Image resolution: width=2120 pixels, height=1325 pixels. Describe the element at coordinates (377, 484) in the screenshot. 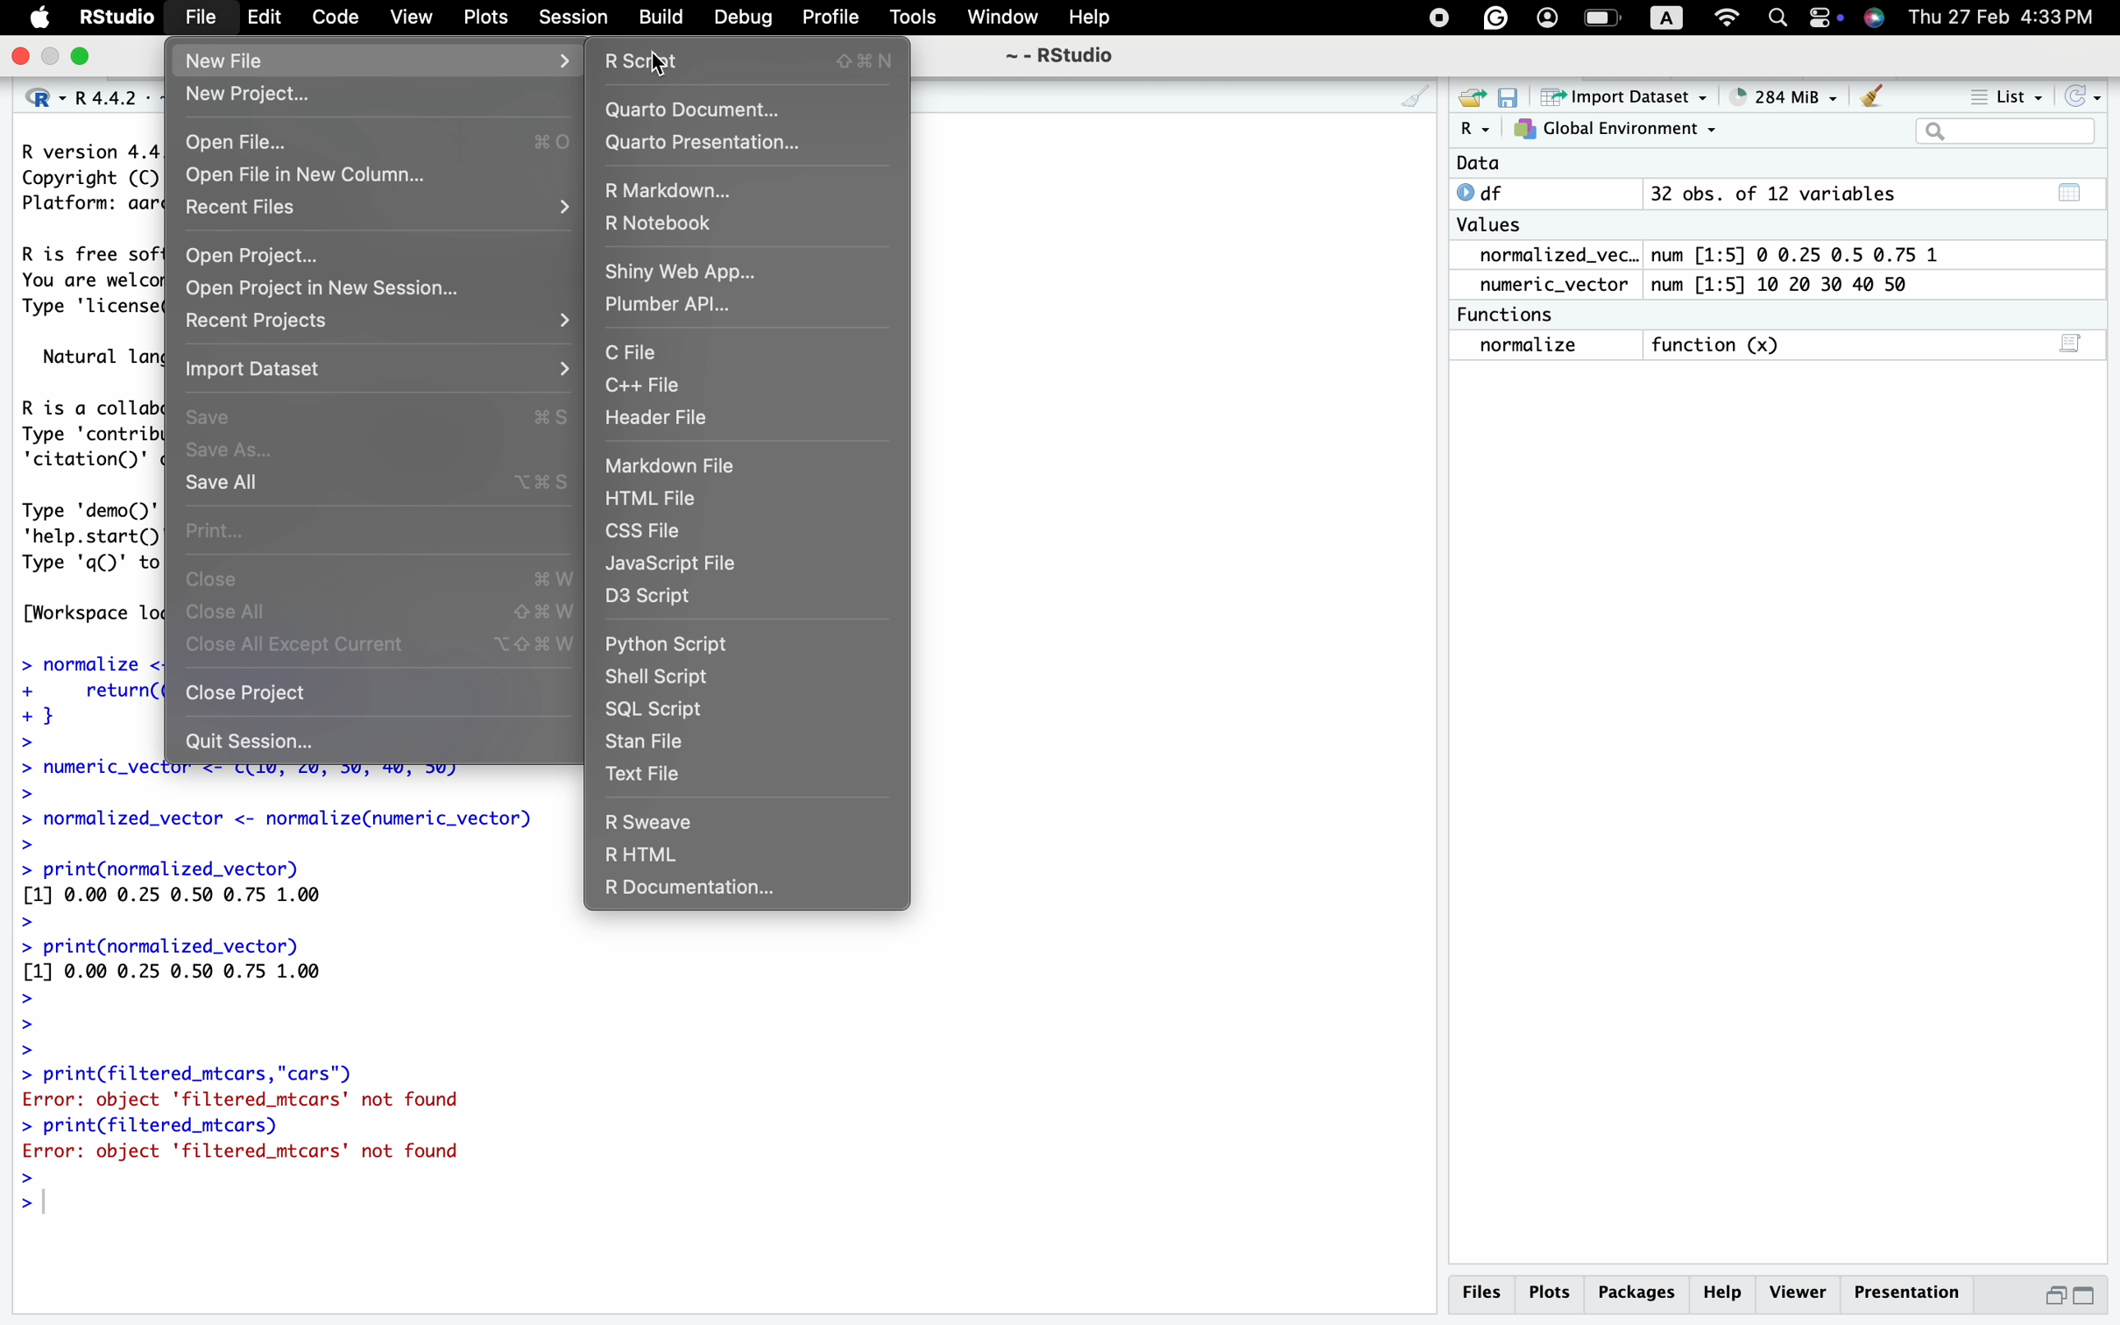

I see `Save All` at that location.